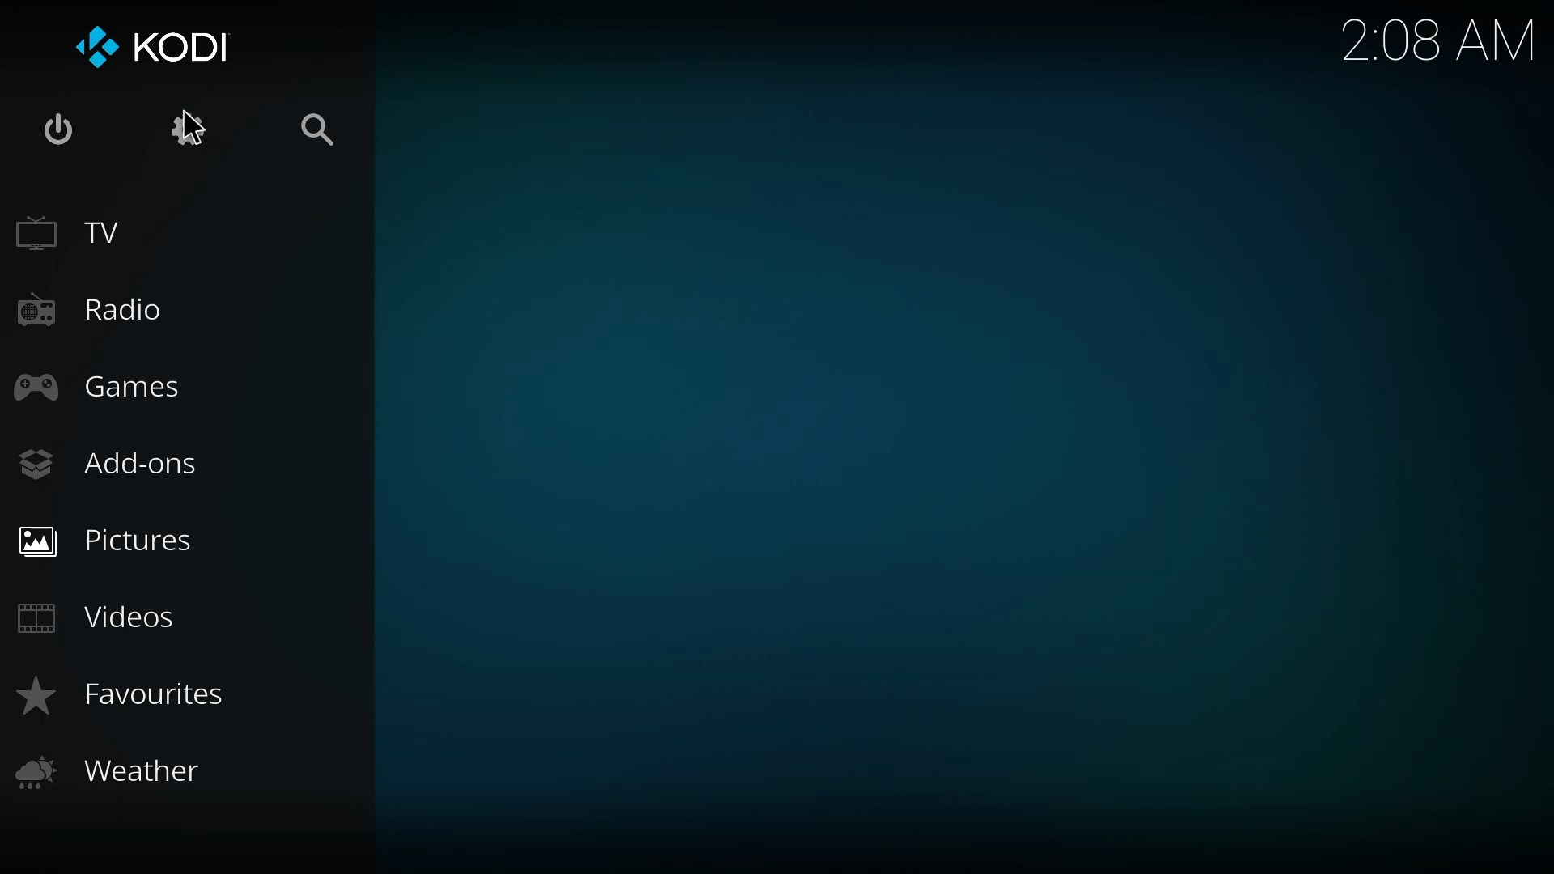 The height and width of the screenshot is (874, 1554). I want to click on games, so click(102, 387).